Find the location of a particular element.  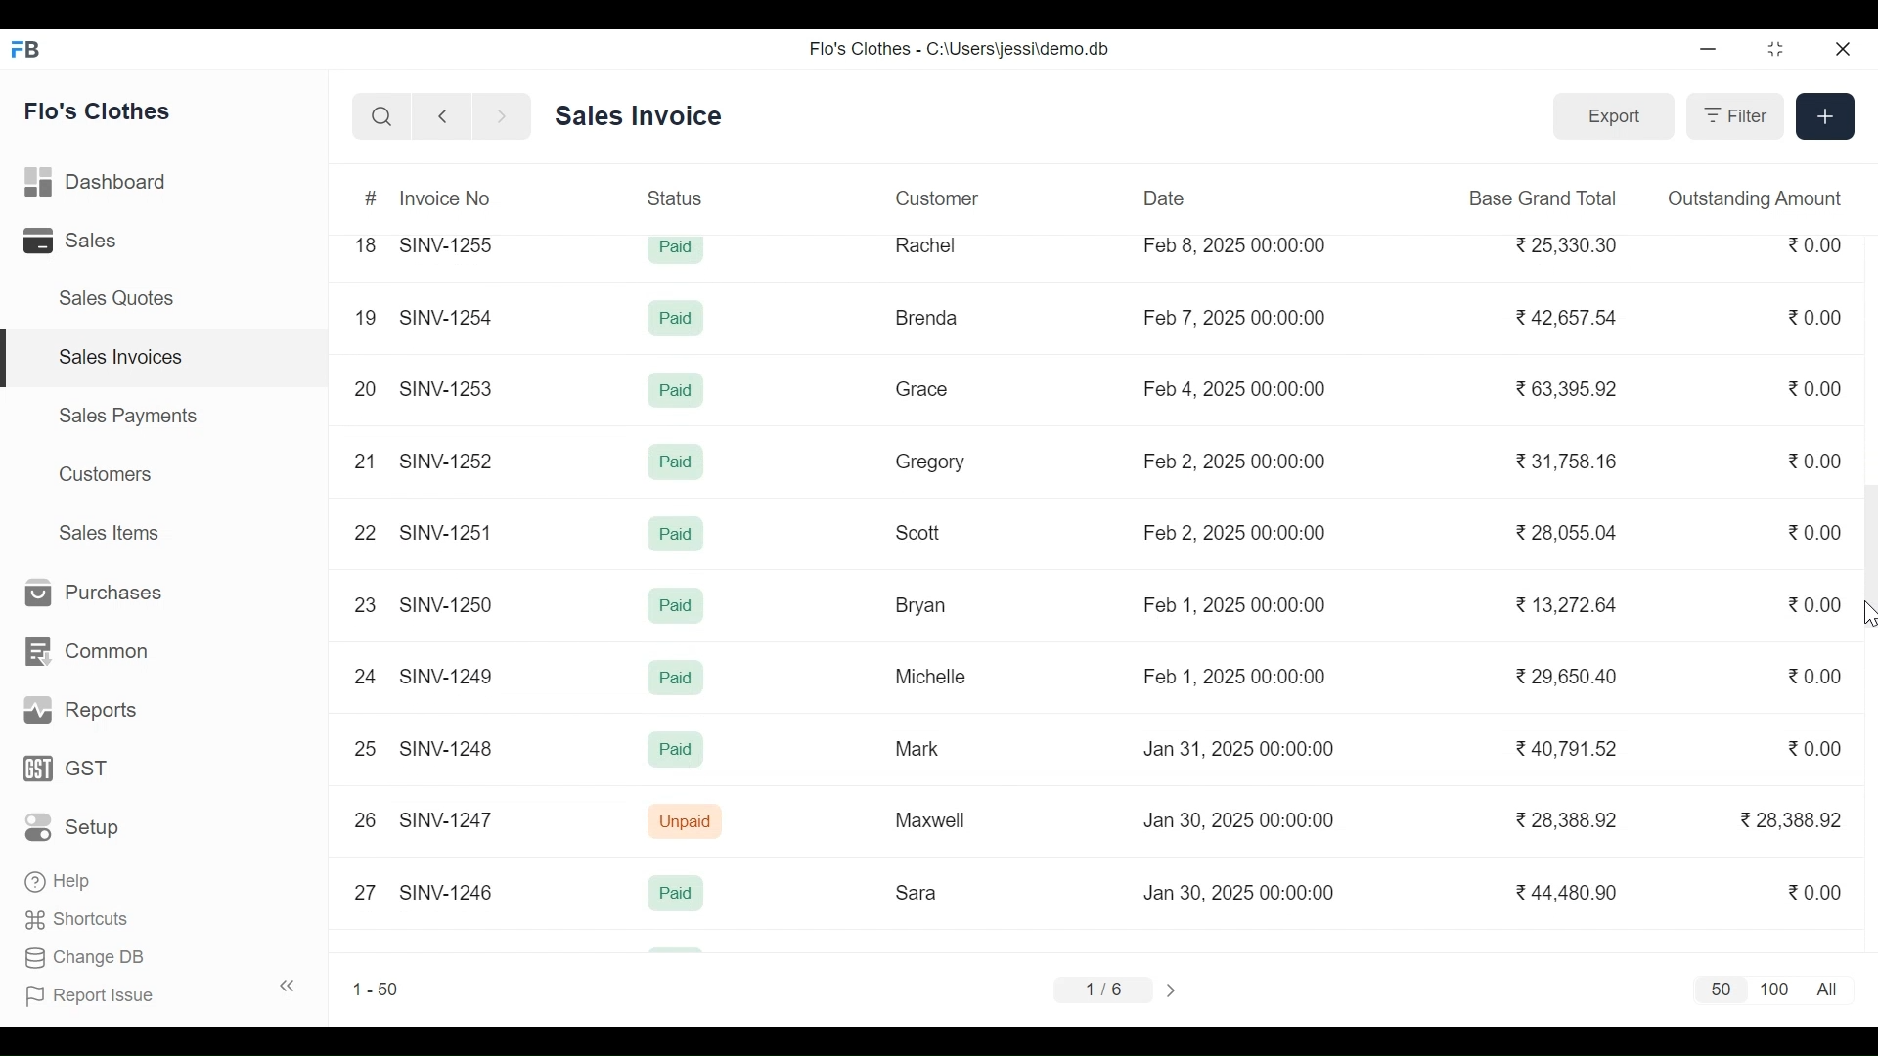

0.00 is located at coordinates (1817, 388).